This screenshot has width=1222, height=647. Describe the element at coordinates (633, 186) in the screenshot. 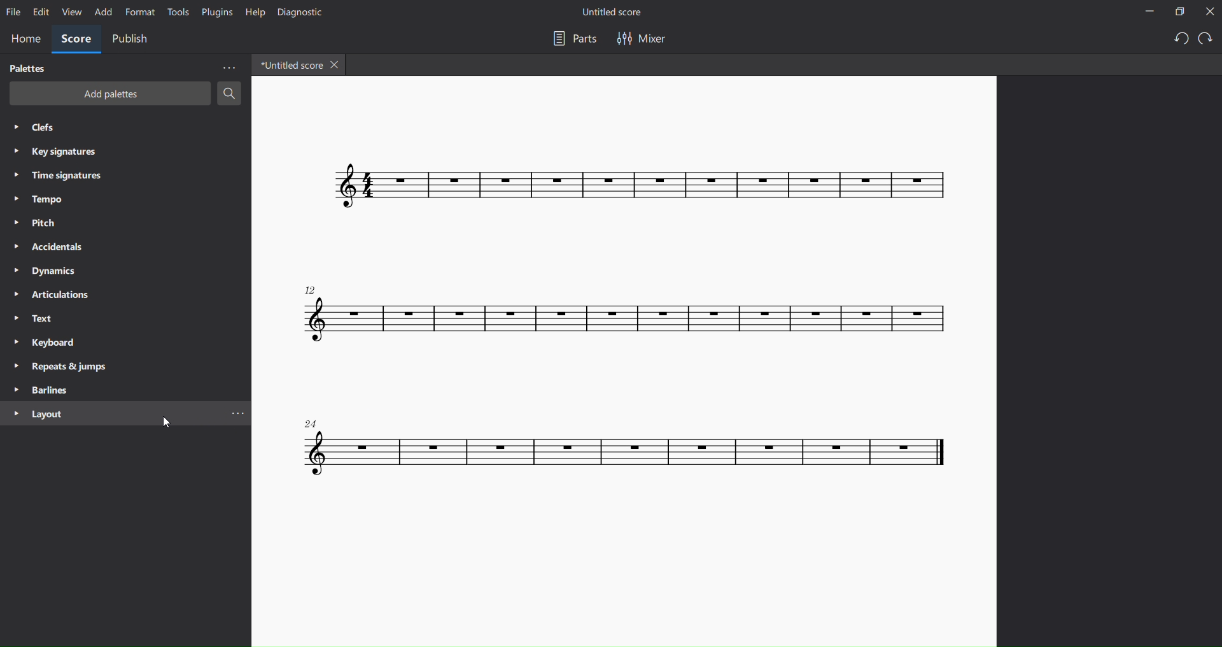

I see `score` at that location.